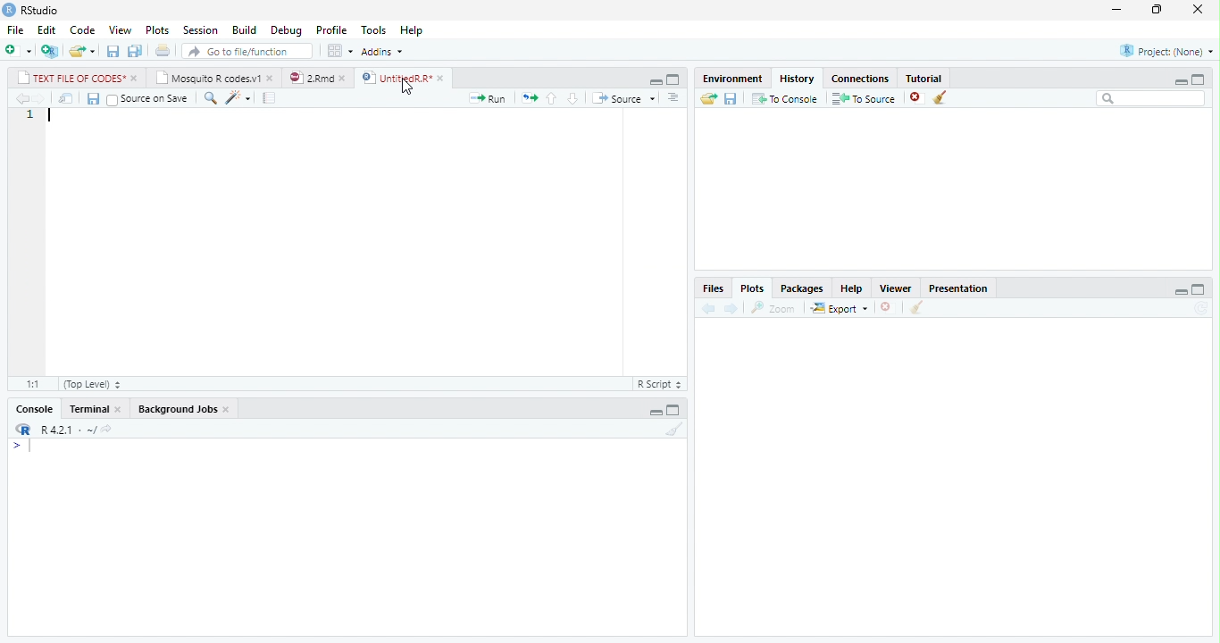  Describe the element at coordinates (895, 288) in the screenshot. I see `Viewer` at that location.